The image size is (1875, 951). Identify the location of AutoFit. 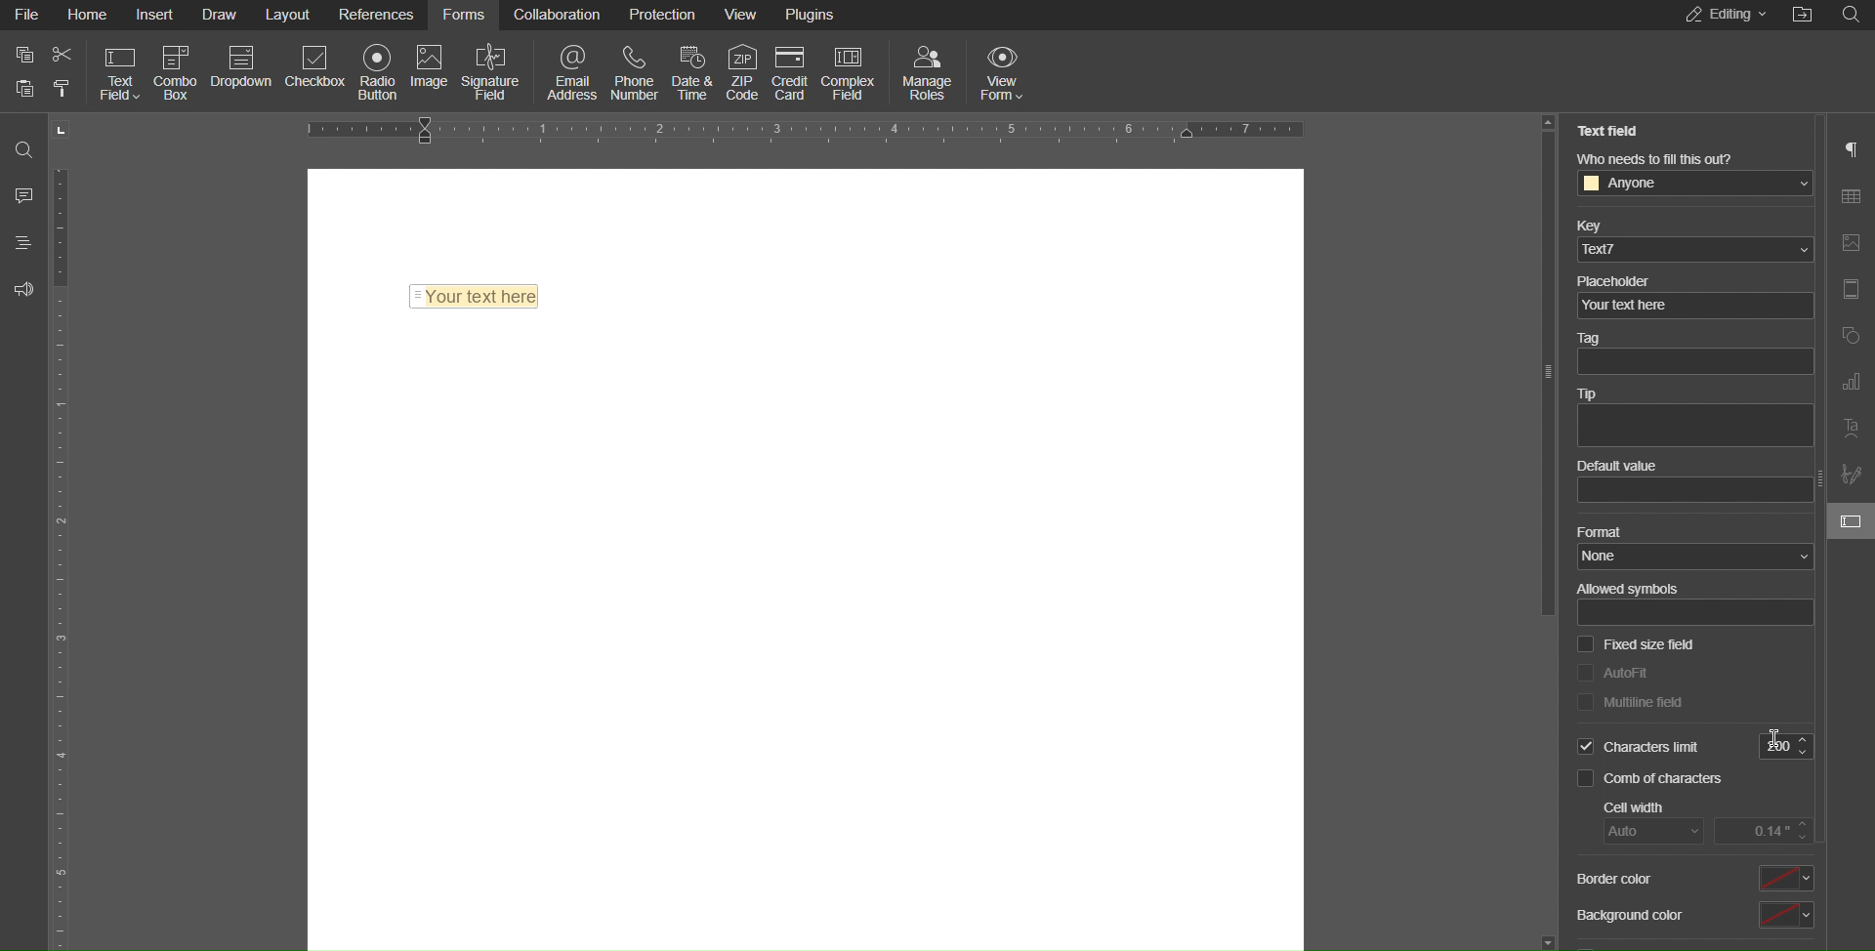
(1612, 671).